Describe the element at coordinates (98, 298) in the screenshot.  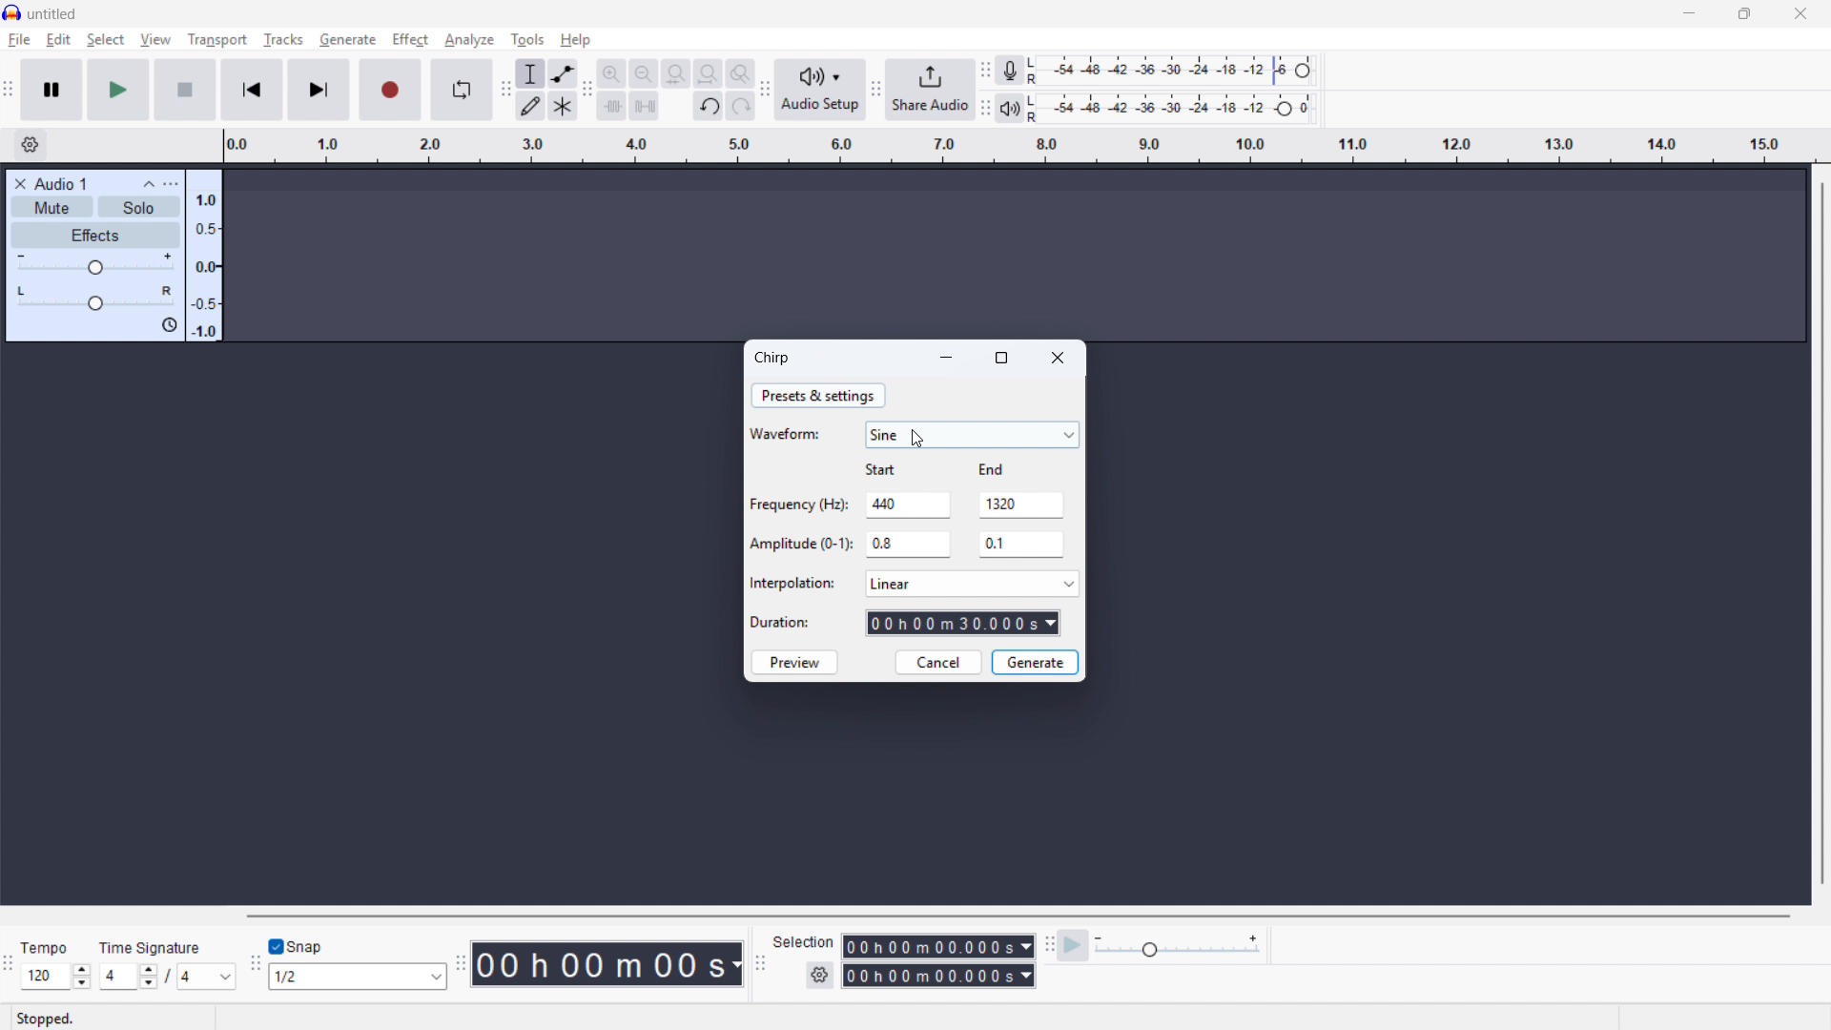
I see `pan: Centre` at that location.